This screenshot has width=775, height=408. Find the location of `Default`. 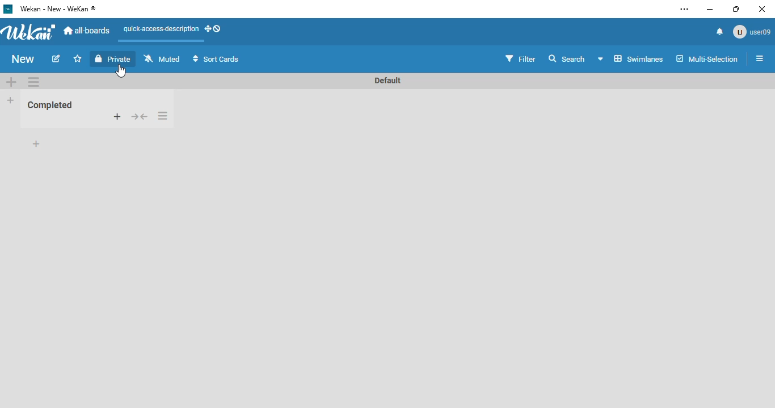

Default is located at coordinates (386, 79).